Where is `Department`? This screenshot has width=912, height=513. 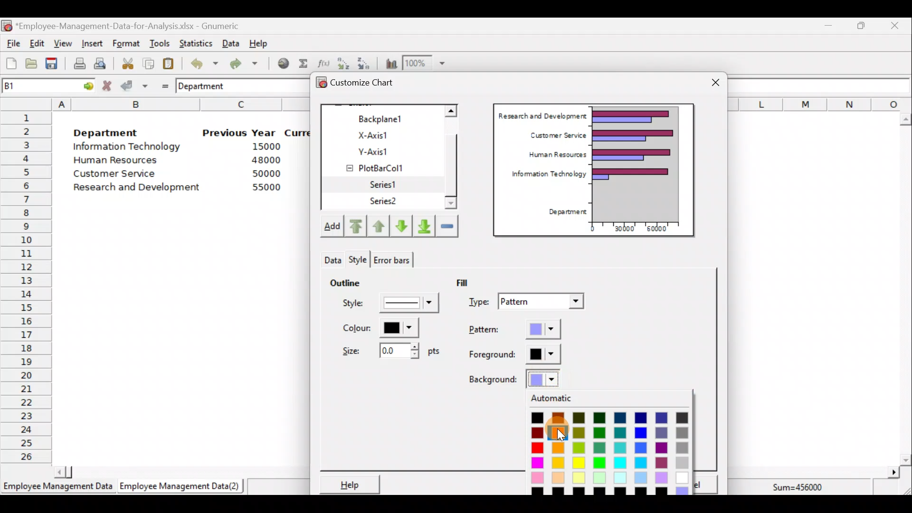 Department is located at coordinates (105, 130).